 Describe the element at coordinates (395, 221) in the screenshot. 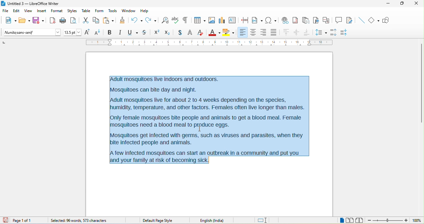

I see `zoom` at that location.